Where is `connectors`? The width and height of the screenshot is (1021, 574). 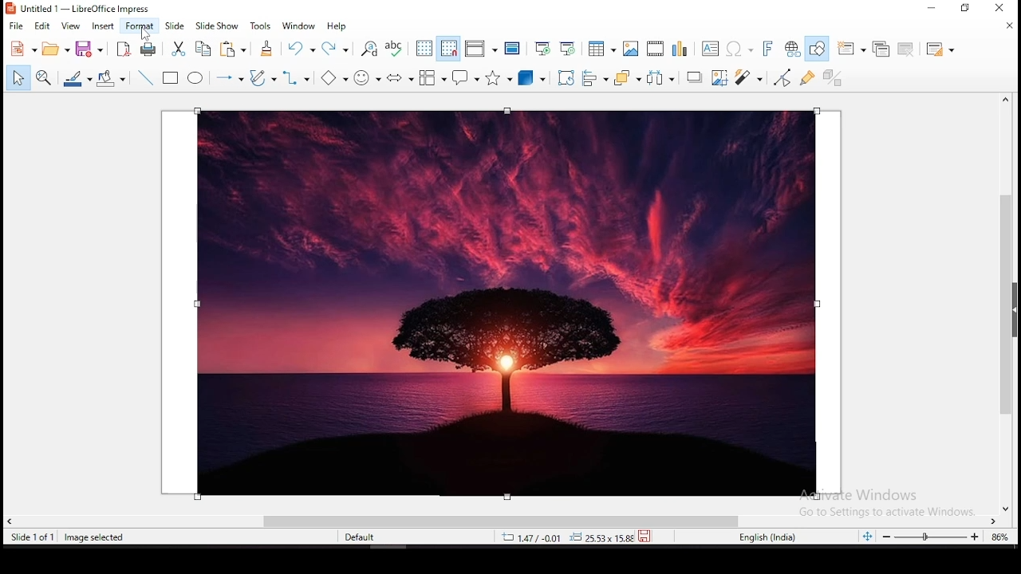
connectors is located at coordinates (297, 79).